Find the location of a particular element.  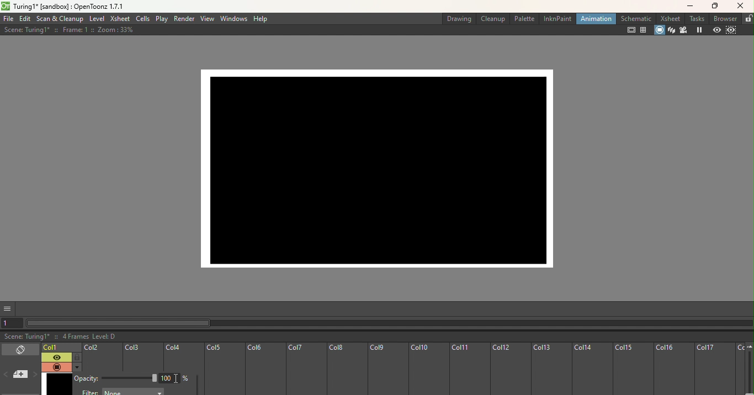

opentoonz logo is located at coordinates (7, 6).